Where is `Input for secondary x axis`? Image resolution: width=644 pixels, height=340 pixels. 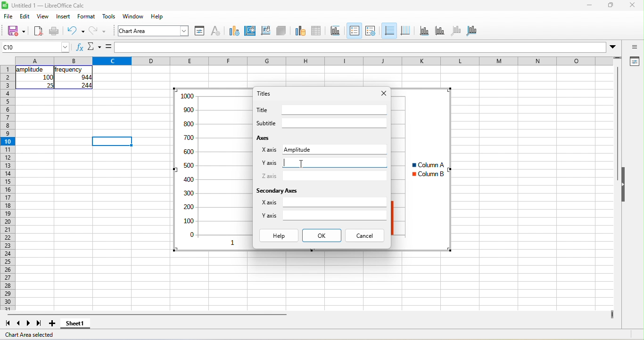
Input for secondary x axis is located at coordinates (335, 202).